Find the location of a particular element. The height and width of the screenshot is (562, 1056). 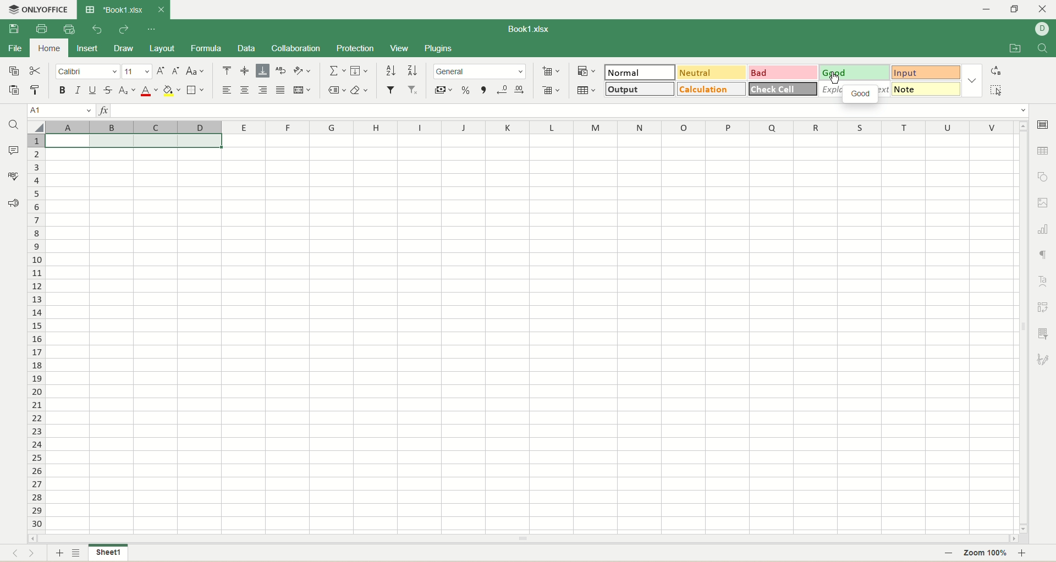

remove cell is located at coordinates (551, 90).